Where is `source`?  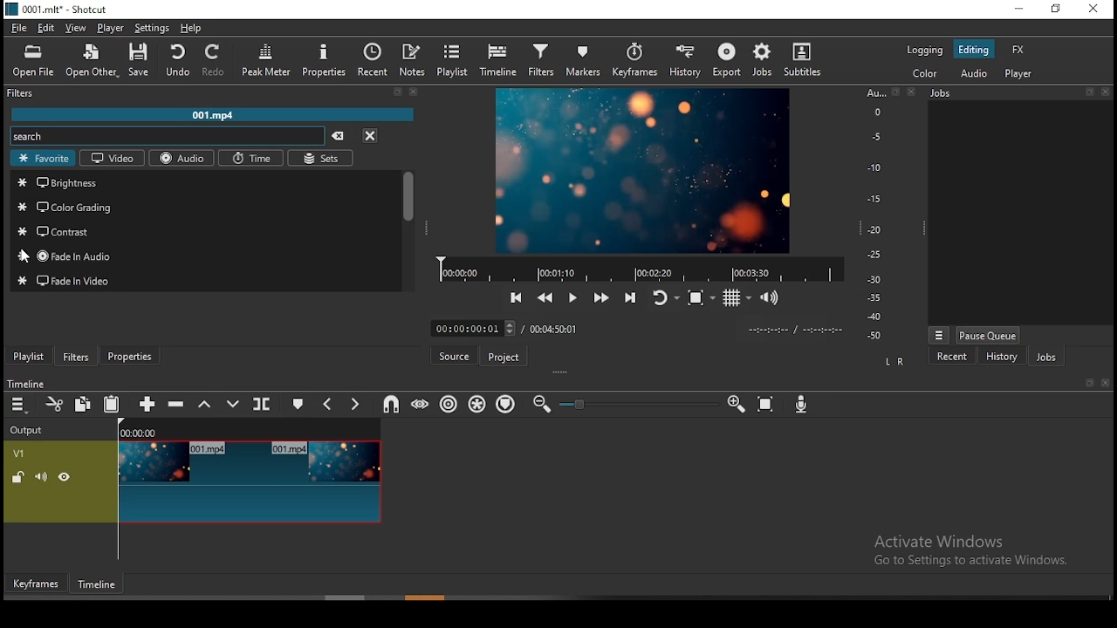
source is located at coordinates (453, 354).